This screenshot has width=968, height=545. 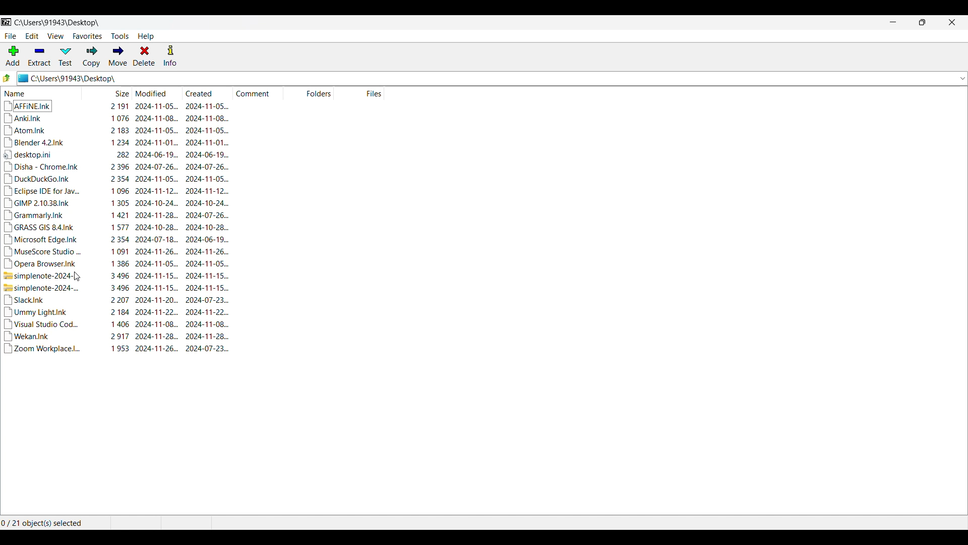 I want to click on C:\Users\91943\Desktop\, so click(x=54, y=23).